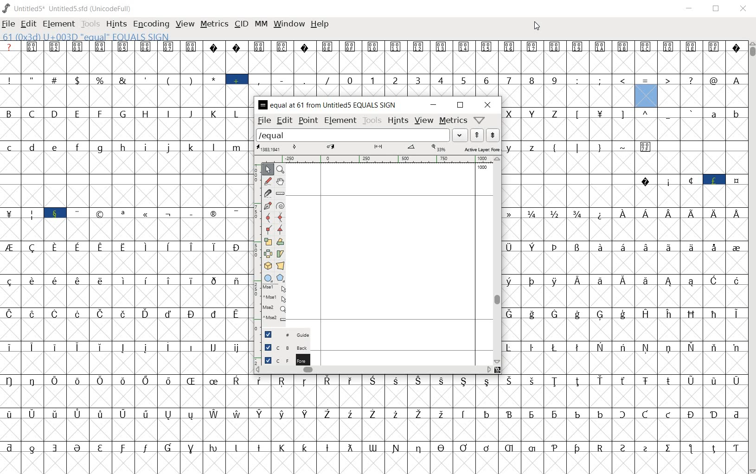 The width and height of the screenshot is (756, 474). Describe the element at coordinates (267, 192) in the screenshot. I see `cut splines in two` at that location.